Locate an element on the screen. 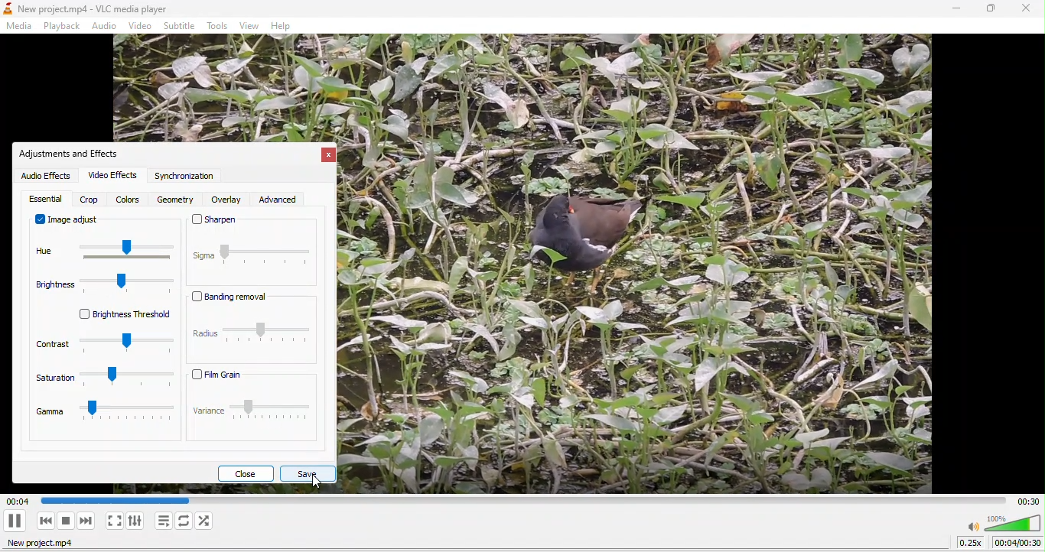  subtitle is located at coordinates (181, 25).